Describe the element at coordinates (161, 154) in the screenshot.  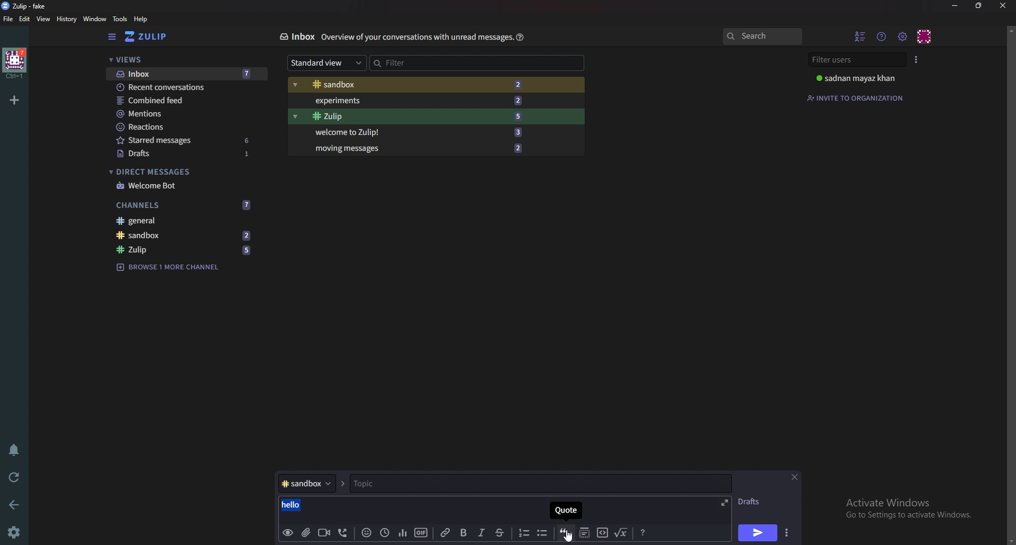
I see `Drafts` at that location.